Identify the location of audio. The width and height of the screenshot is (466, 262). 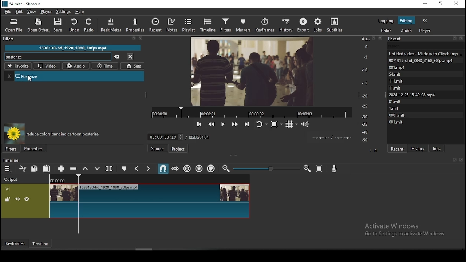
(407, 32).